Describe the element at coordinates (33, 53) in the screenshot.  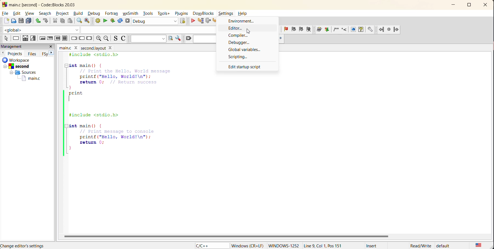
I see `files` at that location.